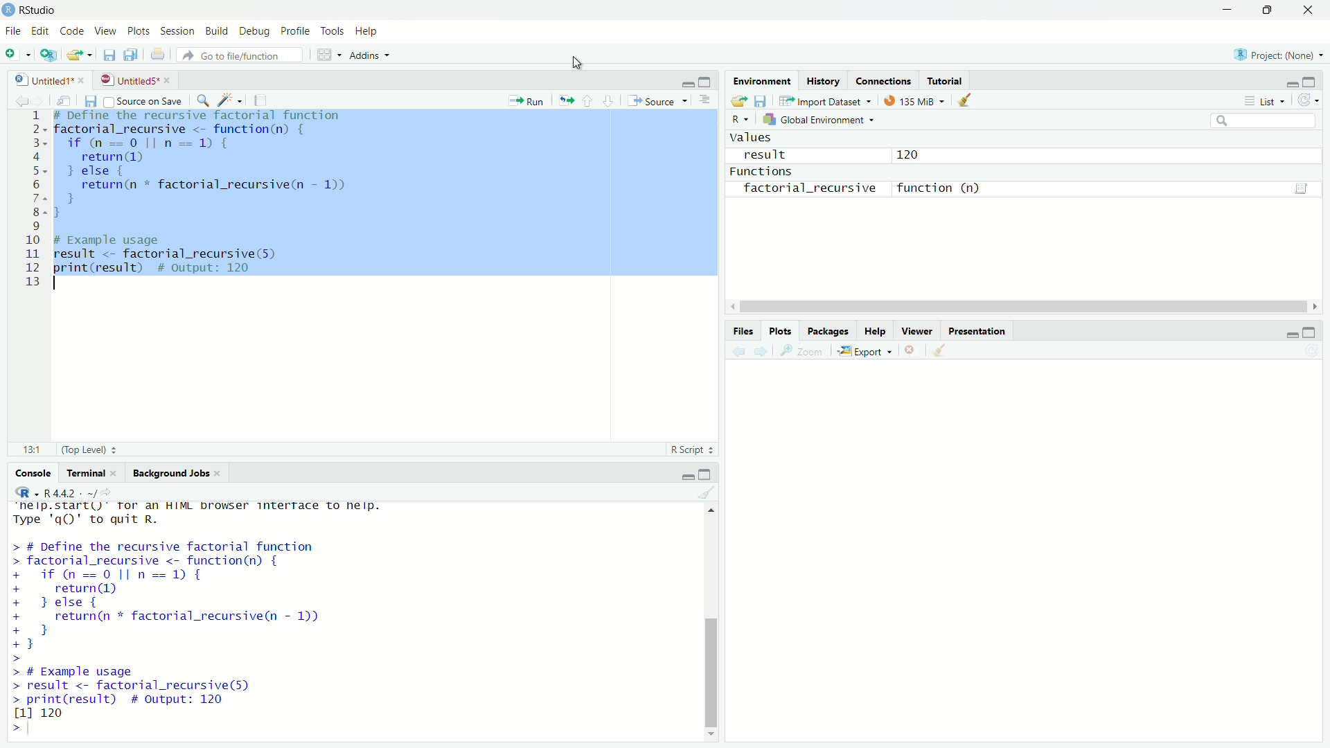 The image size is (1330, 748). What do you see at coordinates (130, 80) in the screenshot?
I see `Untitled5*` at bounding box center [130, 80].